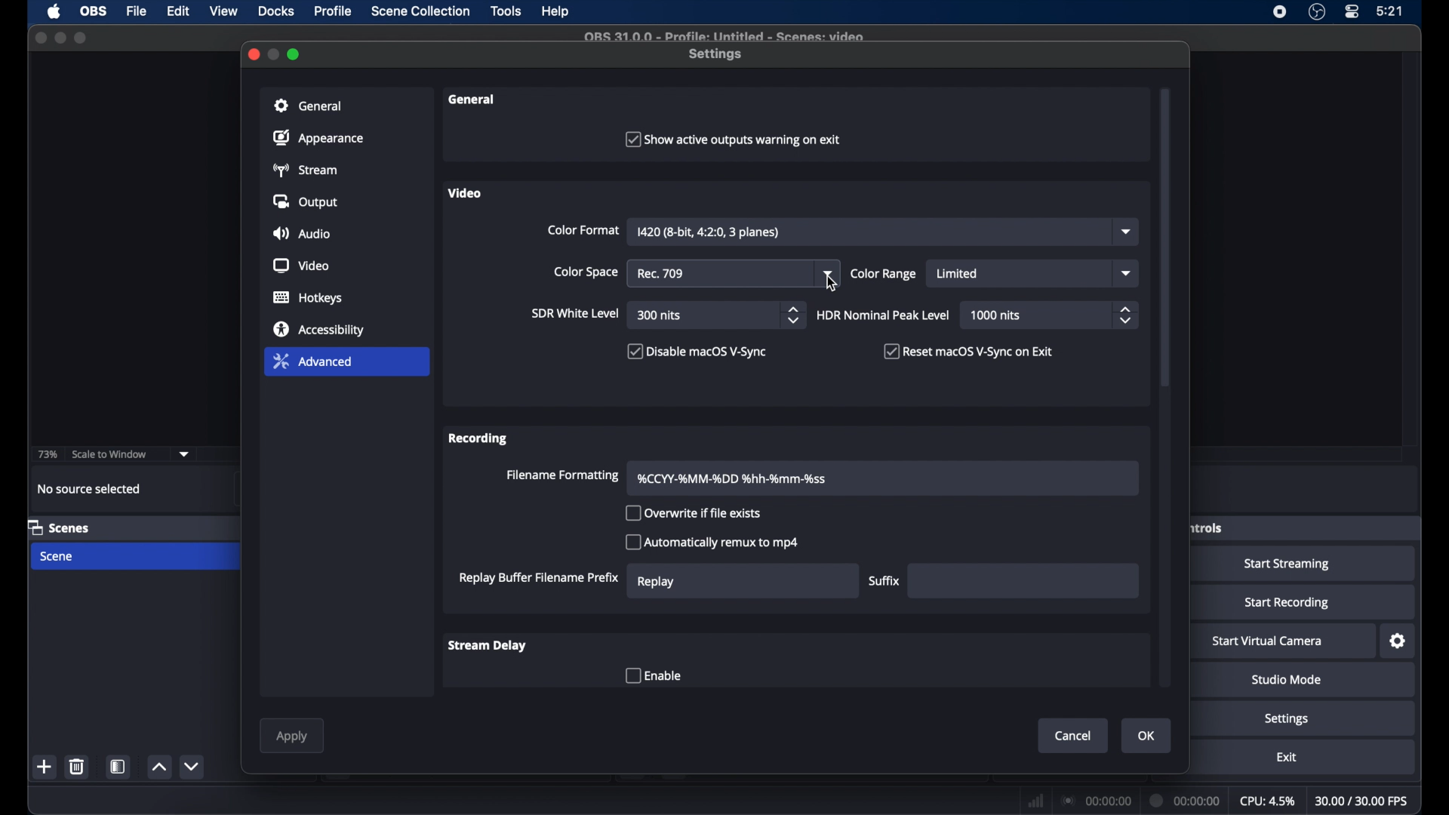 The width and height of the screenshot is (1449, 815). I want to click on exit, so click(1286, 757).